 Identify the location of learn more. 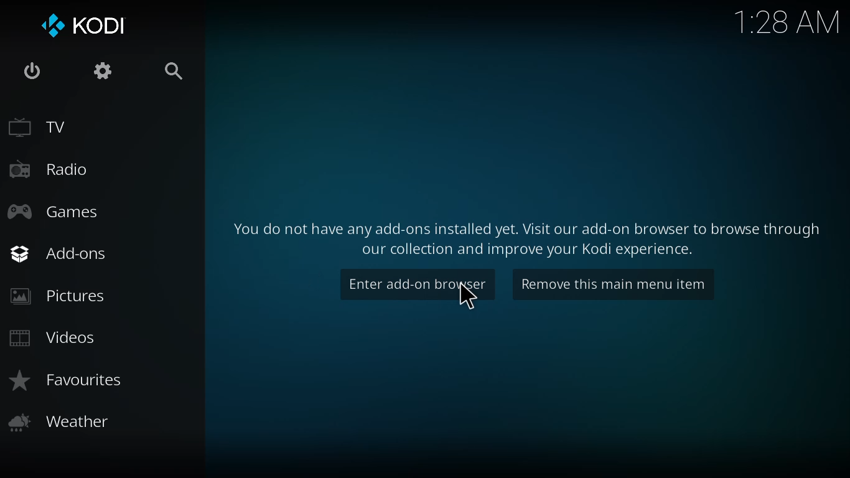
(530, 235).